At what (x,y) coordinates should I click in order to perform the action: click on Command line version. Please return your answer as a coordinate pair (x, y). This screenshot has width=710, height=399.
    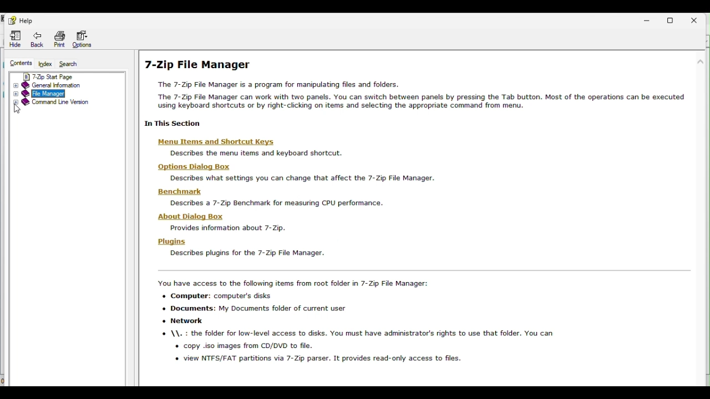
    Looking at the image, I should click on (54, 106).